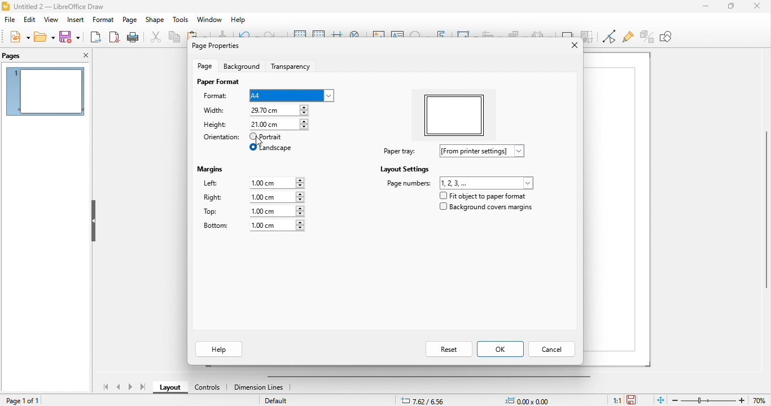 This screenshot has height=406, width=771. Describe the element at coordinates (155, 20) in the screenshot. I see `shape` at that location.